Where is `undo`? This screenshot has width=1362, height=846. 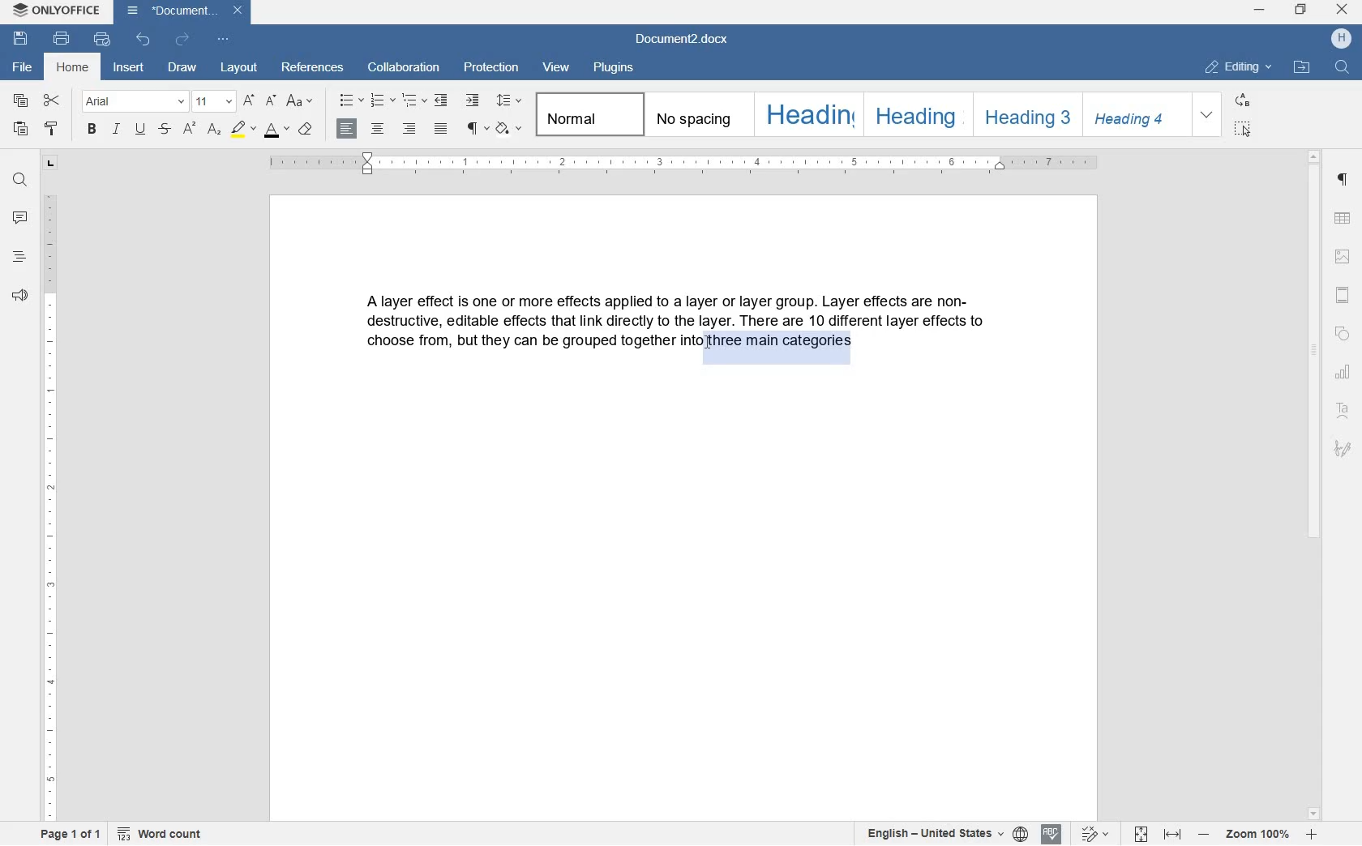 undo is located at coordinates (144, 41).